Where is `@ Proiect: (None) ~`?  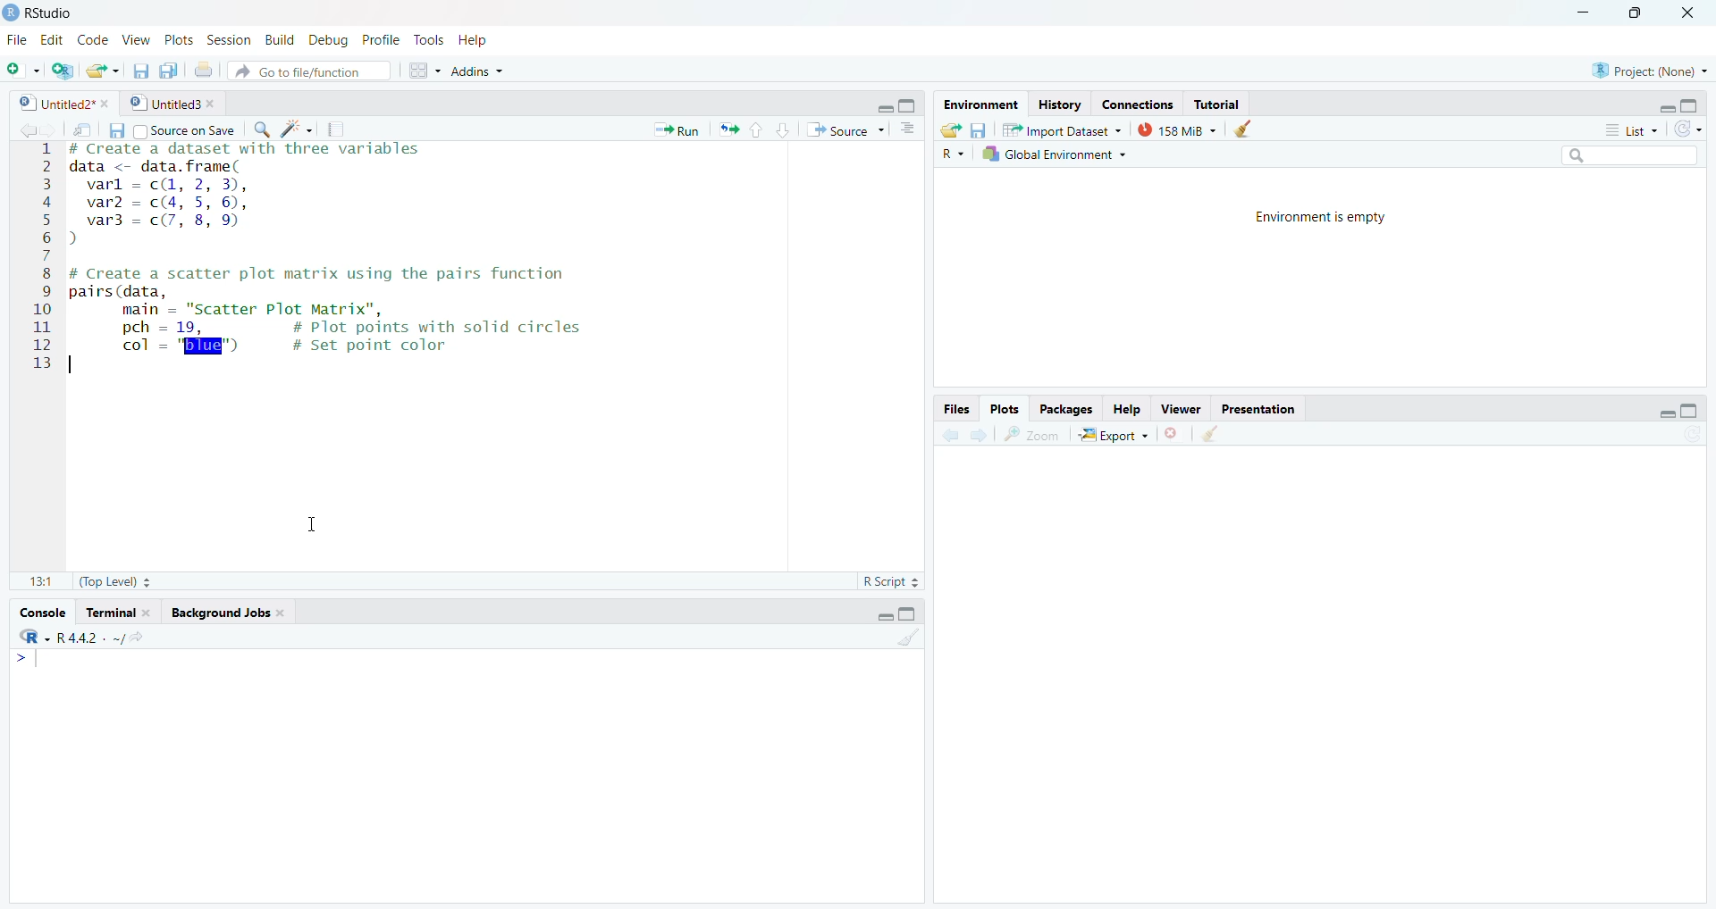 @ Proiect: (None) ~ is located at coordinates (1645, 66).